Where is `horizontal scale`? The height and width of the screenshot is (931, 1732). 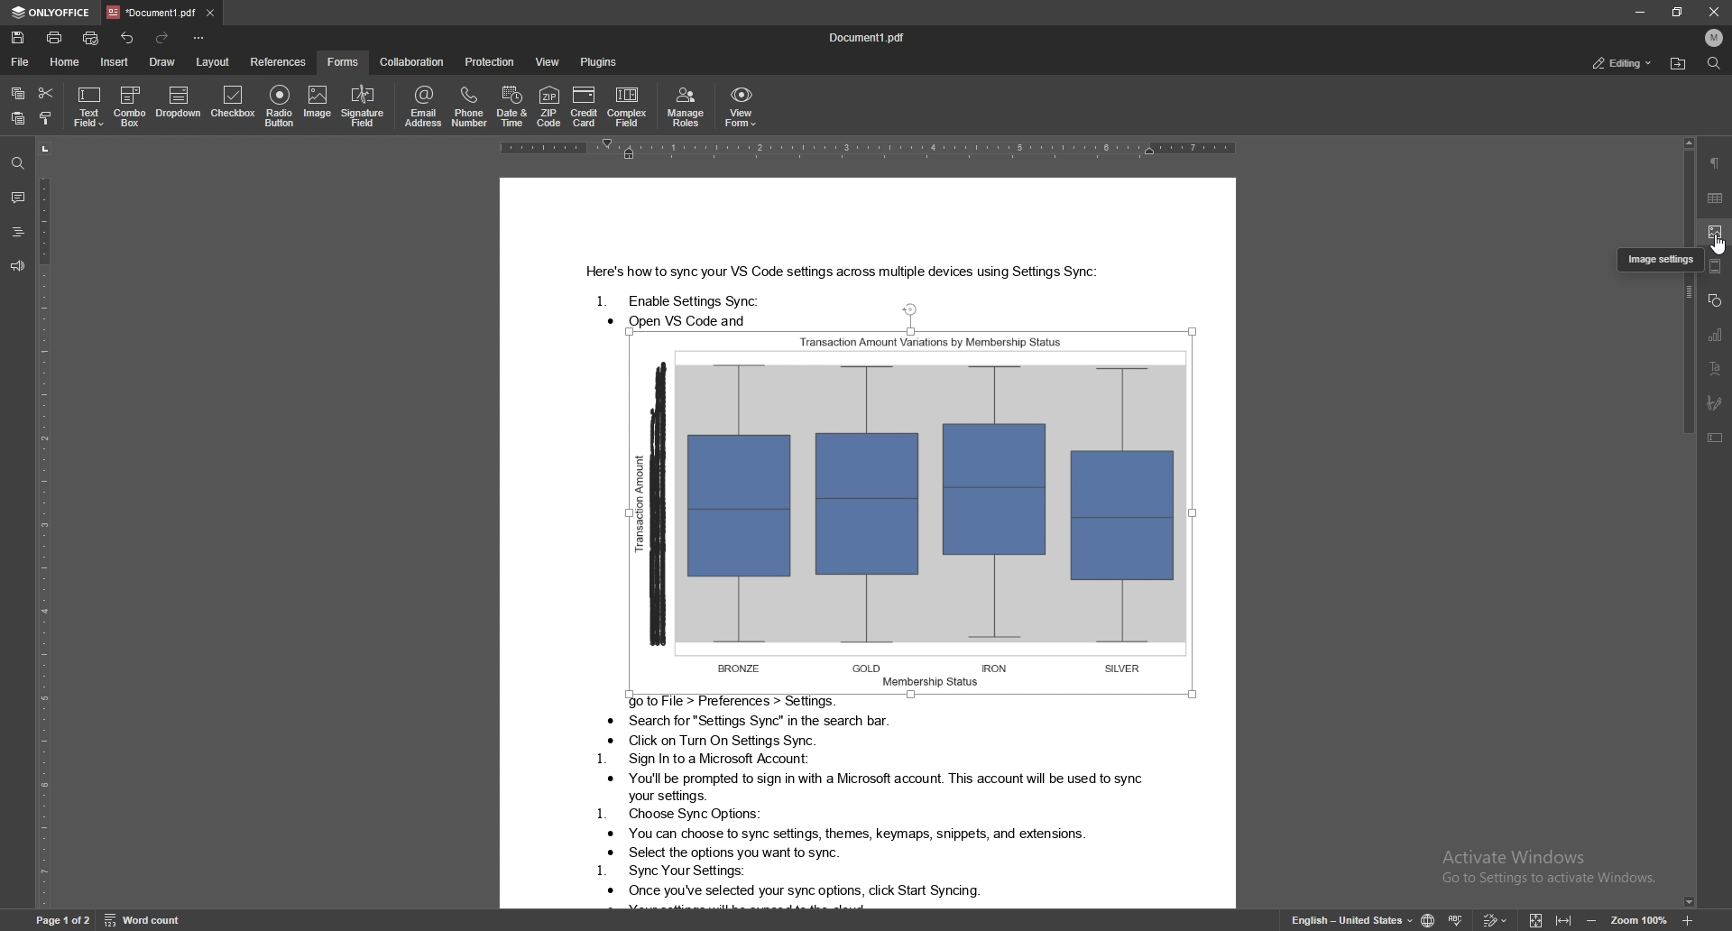 horizontal scale is located at coordinates (877, 151).